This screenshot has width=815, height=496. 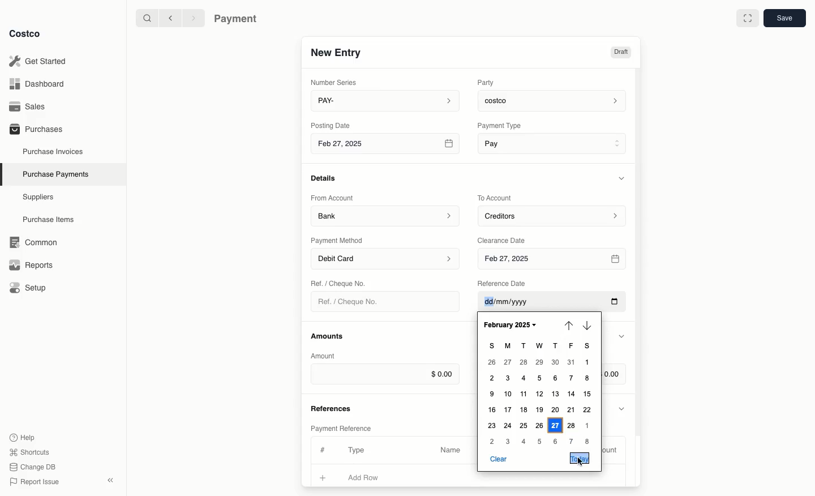 I want to click on Feb 27, 2025, so click(x=387, y=146).